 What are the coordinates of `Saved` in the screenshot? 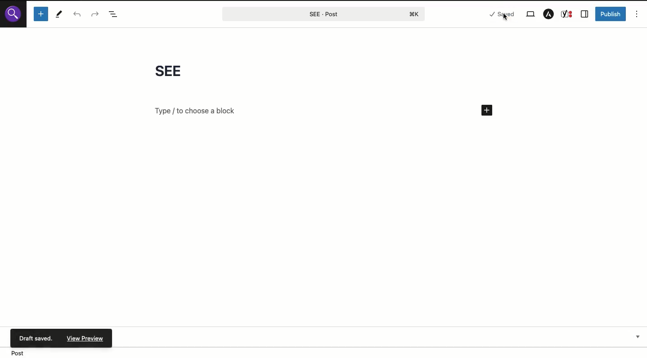 It's located at (497, 16).